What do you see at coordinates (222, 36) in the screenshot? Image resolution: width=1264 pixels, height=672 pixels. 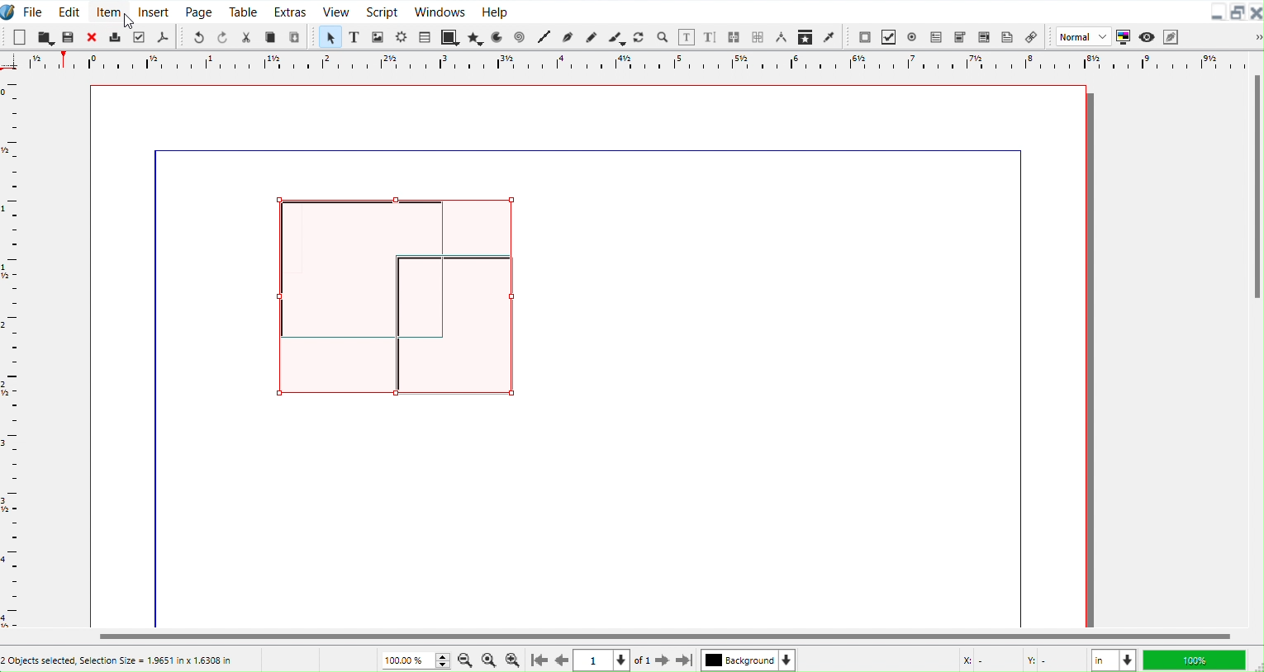 I see `Redo` at bounding box center [222, 36].